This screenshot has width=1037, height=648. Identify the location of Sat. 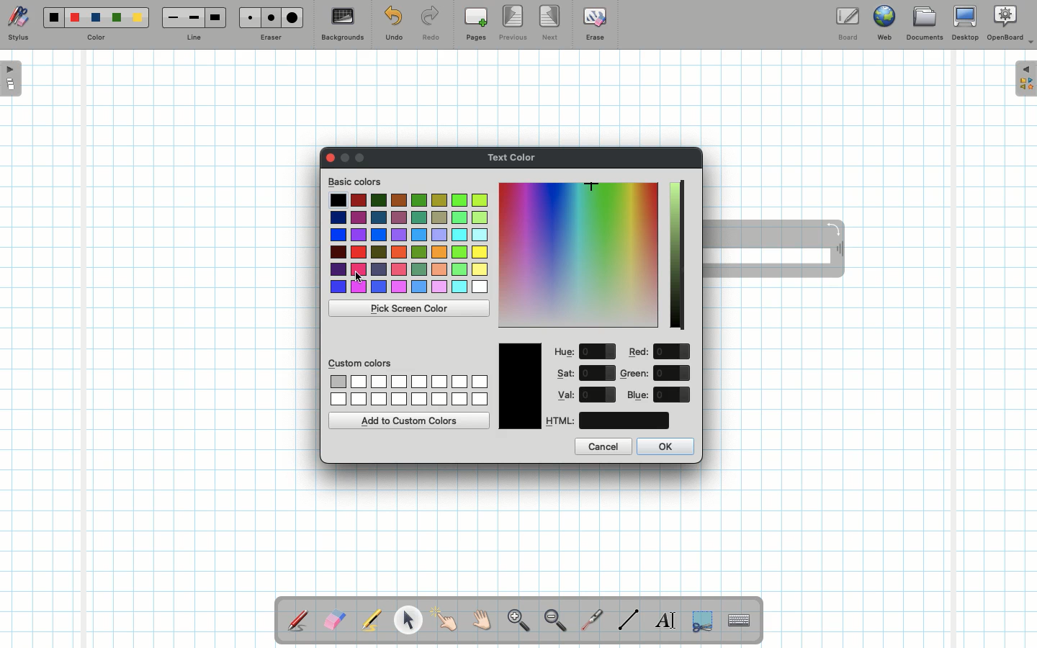
(566, 373).